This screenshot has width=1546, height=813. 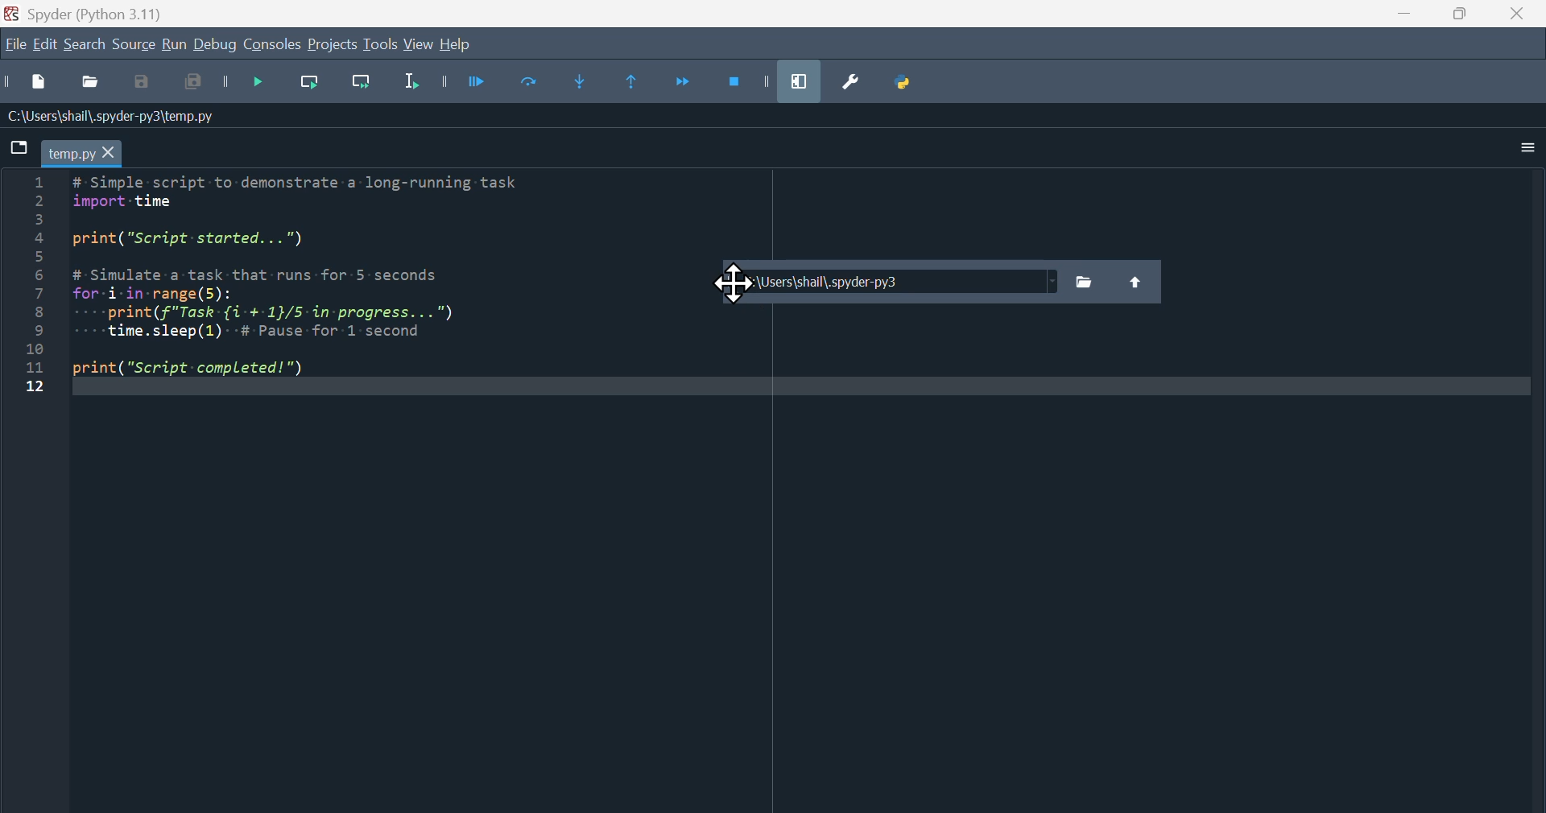 What do you see at coordinates (642, 85) in the screenshot?
I see `Continue execution until same function returns` at bounding box center [642, 85].